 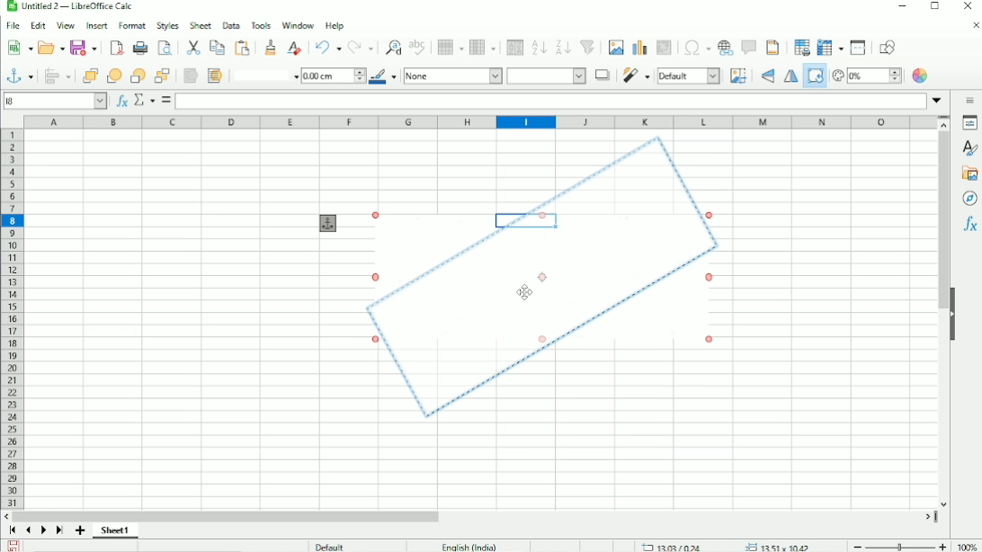 I want to click on Flip vertically, so click(x=768, y=76).